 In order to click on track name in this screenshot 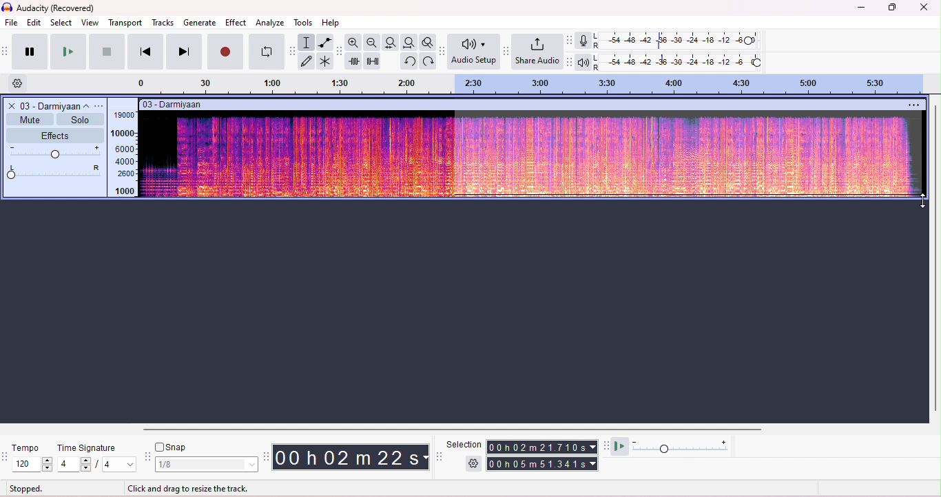, I will do `click(56, 105)`.